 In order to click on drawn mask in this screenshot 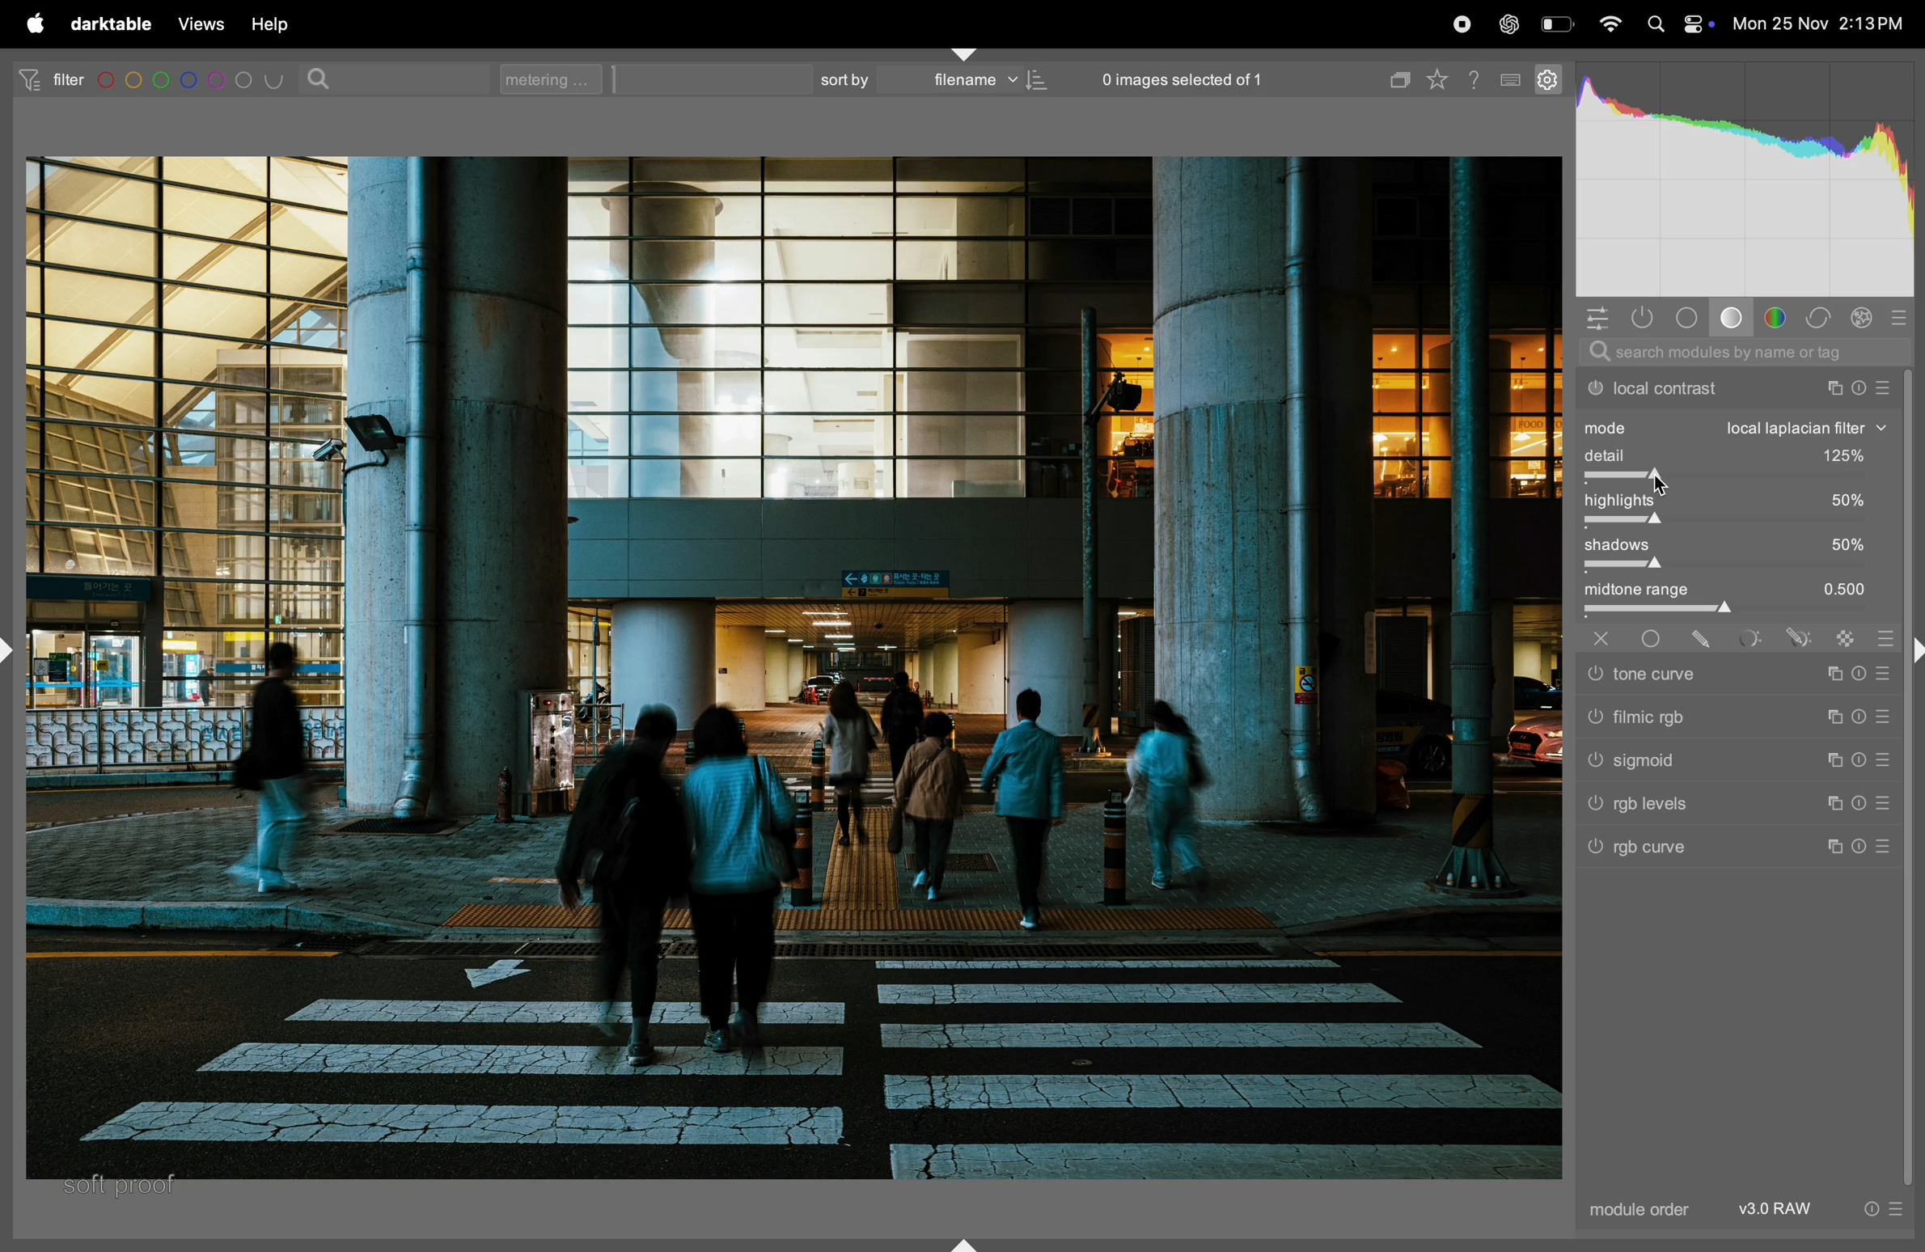, I will do `click(1707, 640)`.